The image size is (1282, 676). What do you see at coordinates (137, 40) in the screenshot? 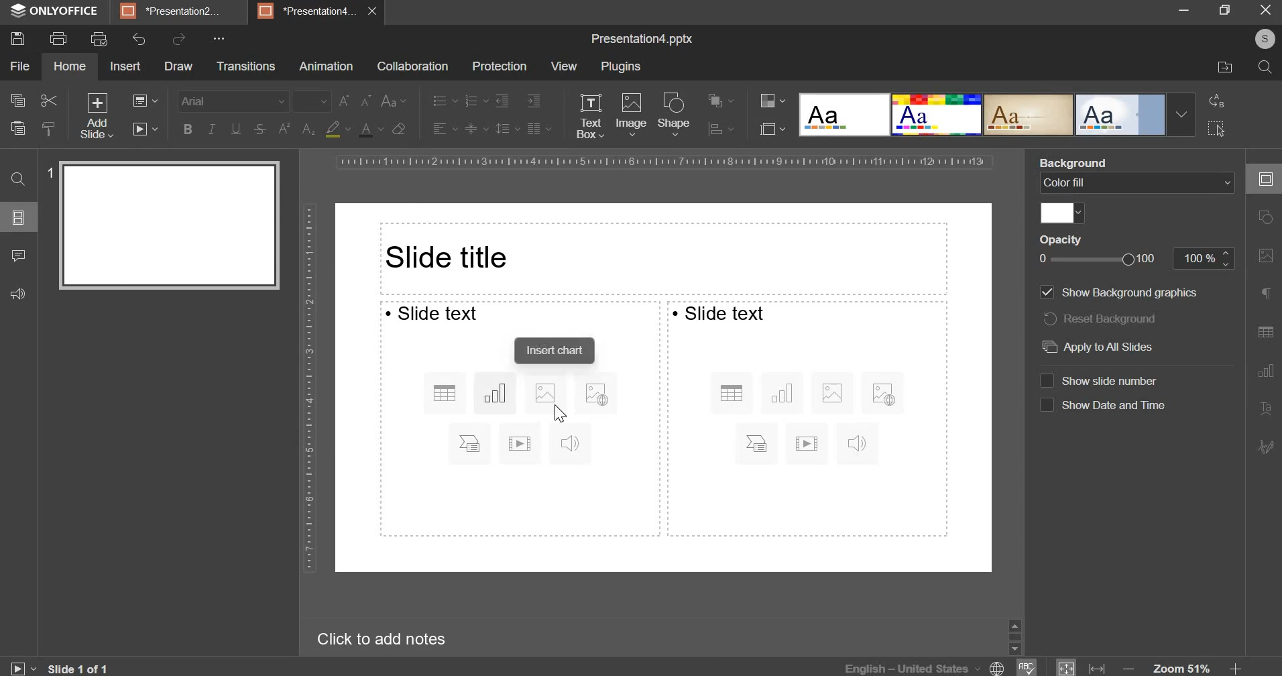
I see `undo` at bounding box center [137, 40].